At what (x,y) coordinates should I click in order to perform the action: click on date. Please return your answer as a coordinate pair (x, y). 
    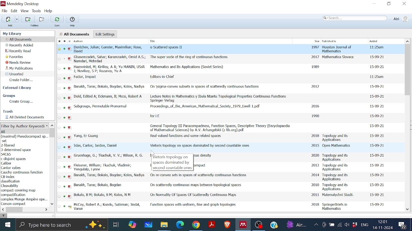
    Looking at the image, I should click on (377, 126).